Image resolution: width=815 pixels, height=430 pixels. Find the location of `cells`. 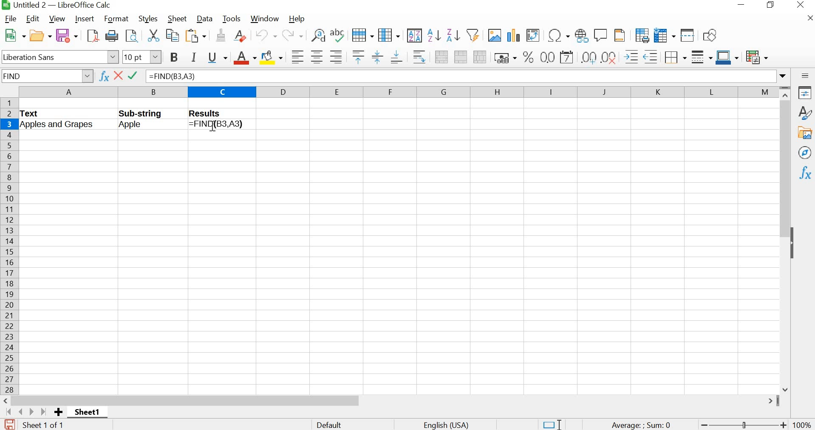

cells is located at coordinates (397, 265).